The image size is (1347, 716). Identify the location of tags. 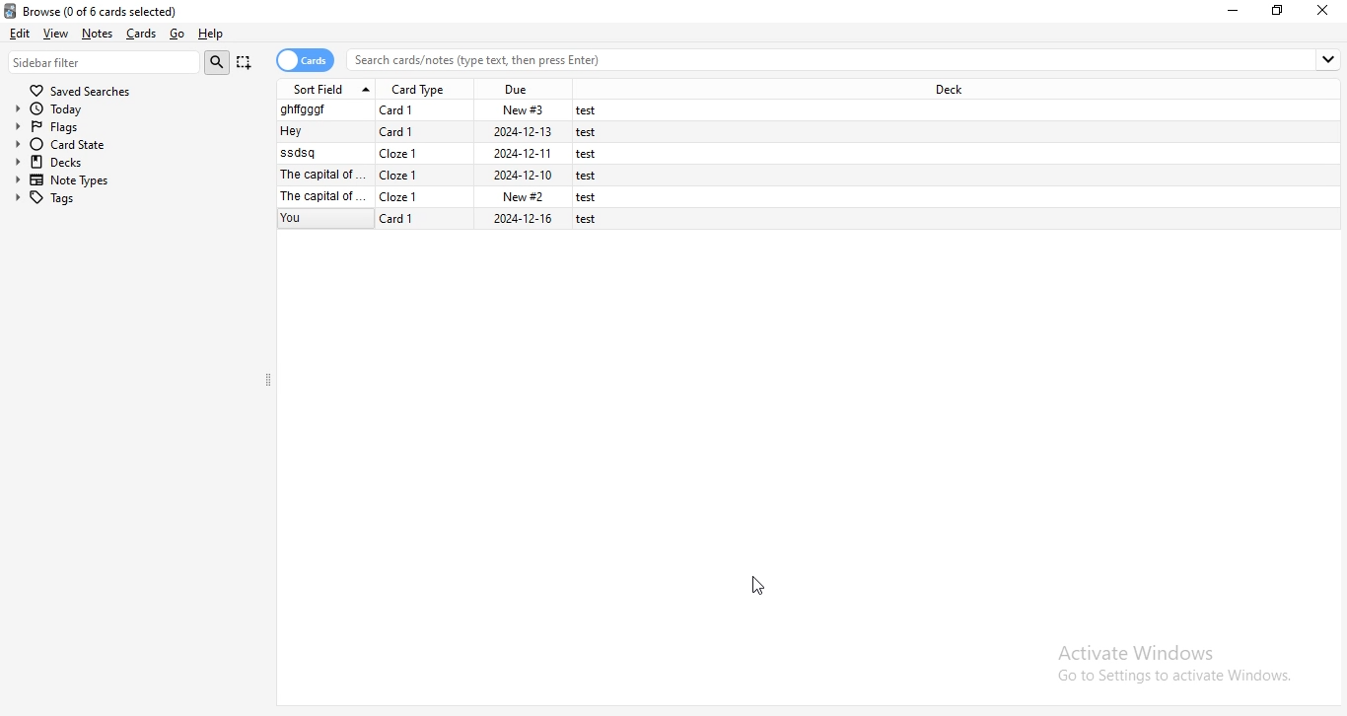
(133, 199).